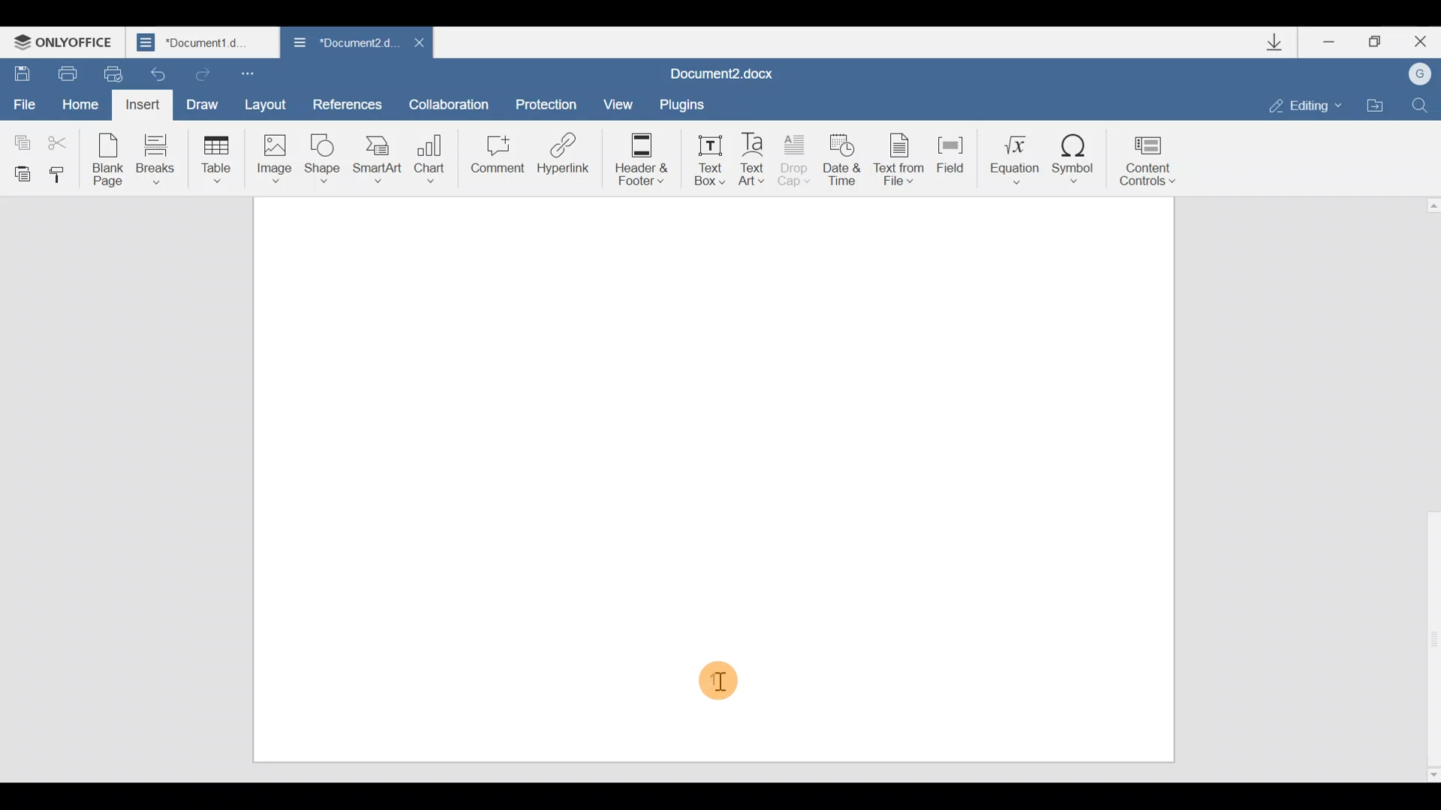  I want to click on Editing mode, so click(1297, 103).